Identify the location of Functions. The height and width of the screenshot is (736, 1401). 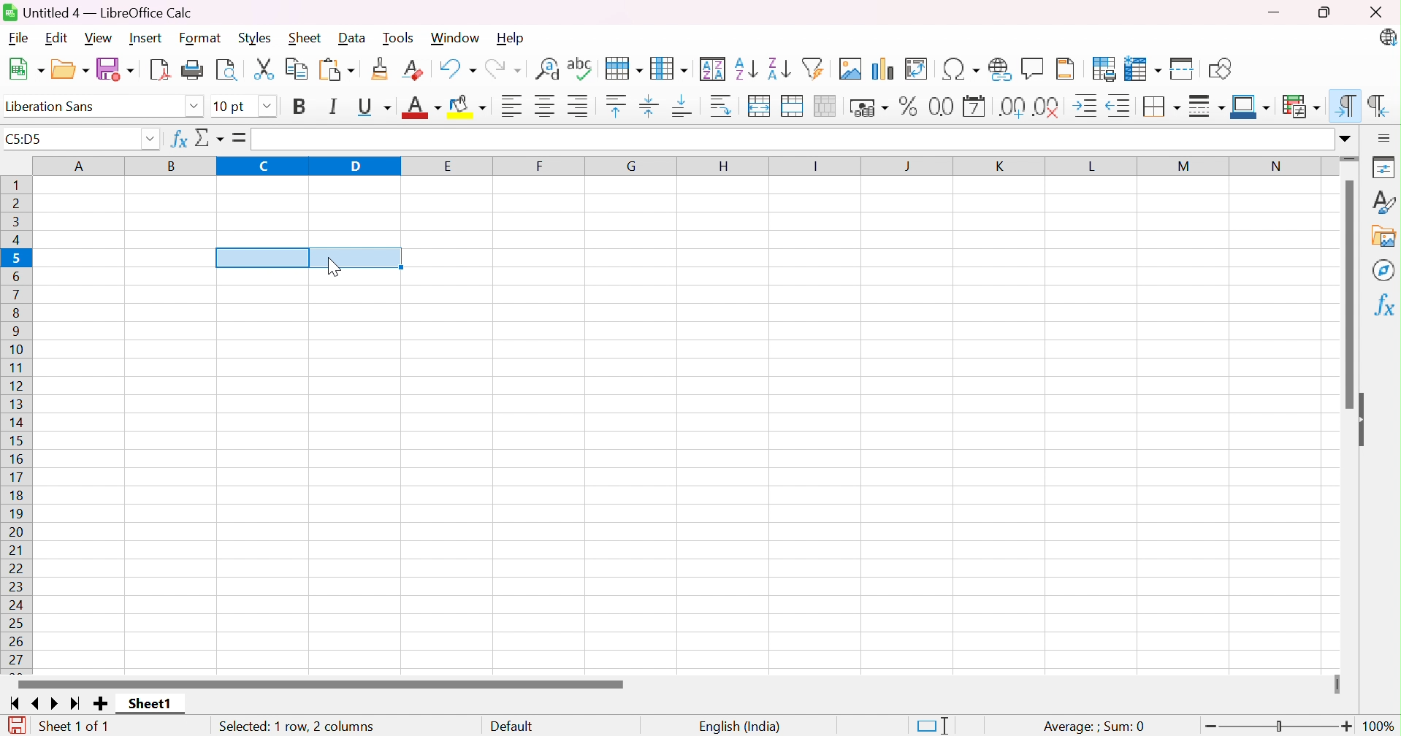
(1382, 305).